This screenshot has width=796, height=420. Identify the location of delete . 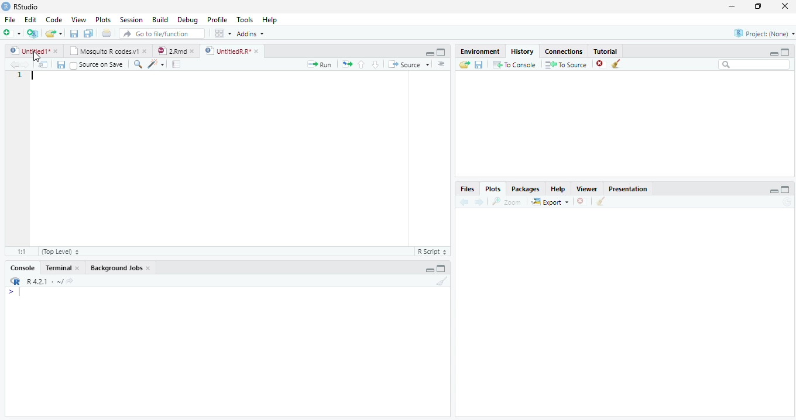
(582, 201).